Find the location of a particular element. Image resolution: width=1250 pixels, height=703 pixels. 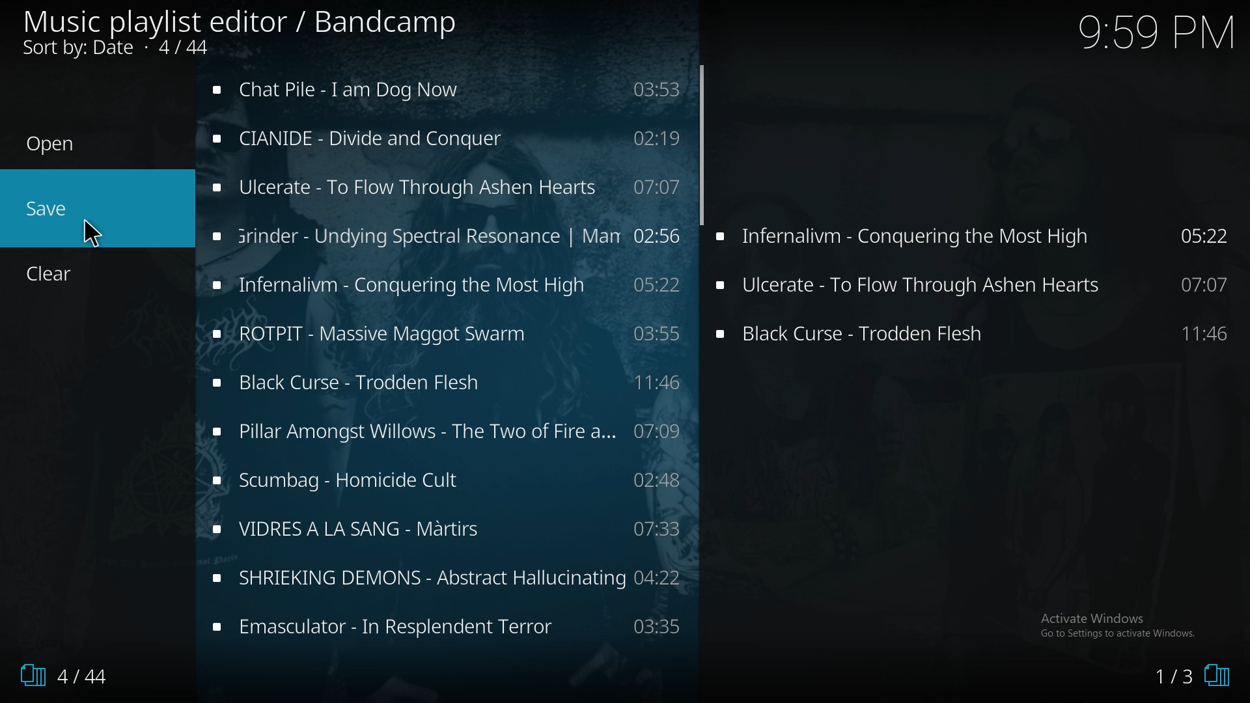

9:58 PM is located at coordinates (1151, 36).